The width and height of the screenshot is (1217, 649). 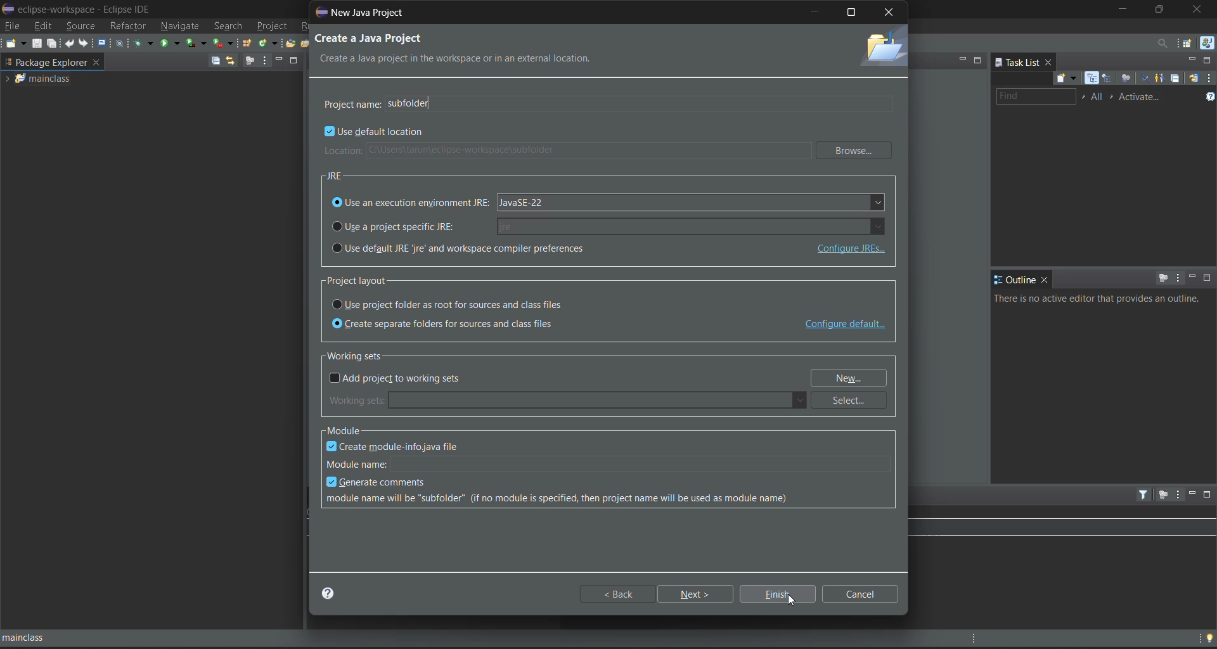 I want to click on synchronize changed, so click(x=1193, y=80).